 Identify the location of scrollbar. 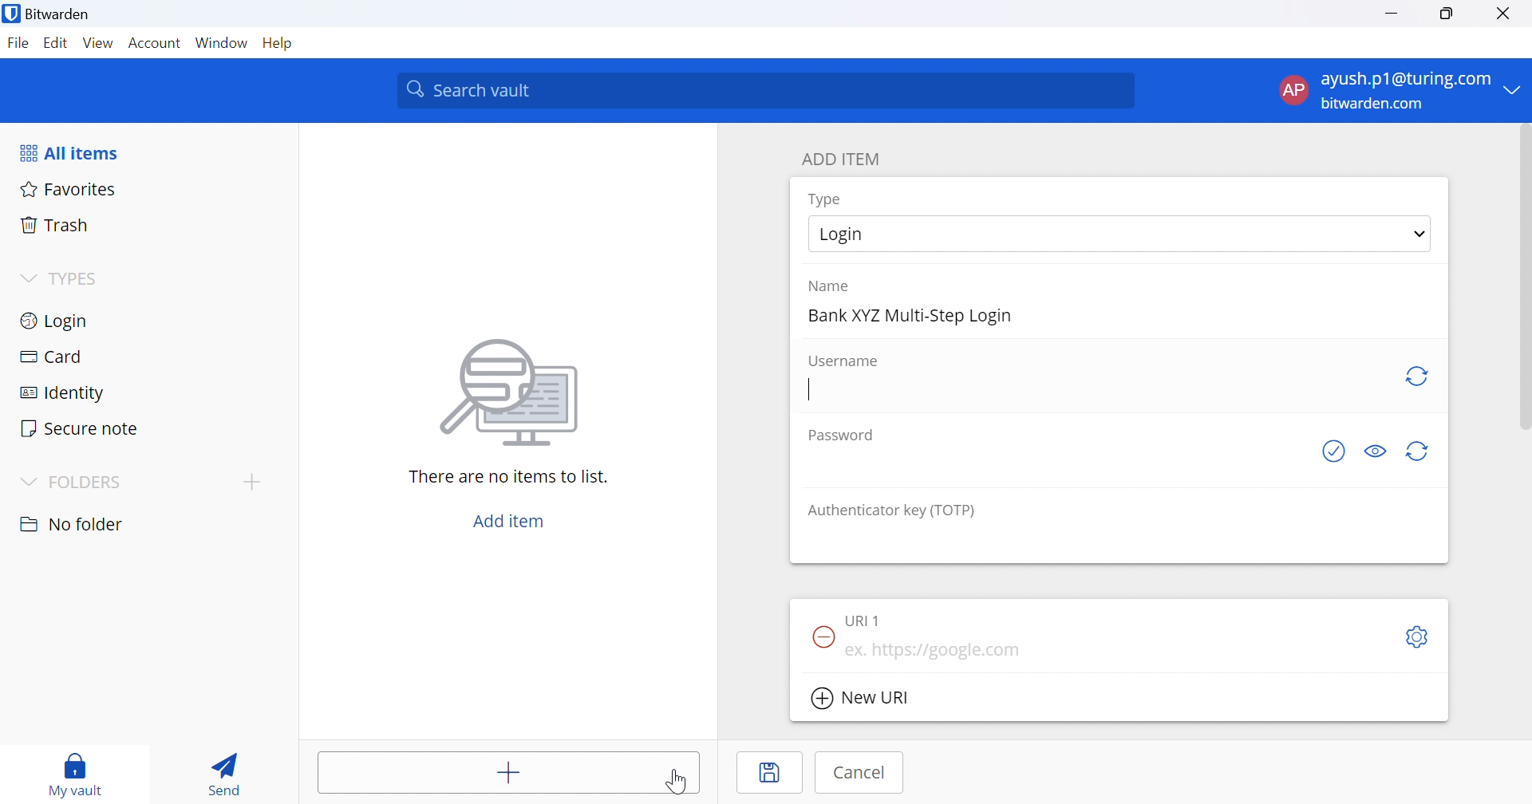
(1522, 280).